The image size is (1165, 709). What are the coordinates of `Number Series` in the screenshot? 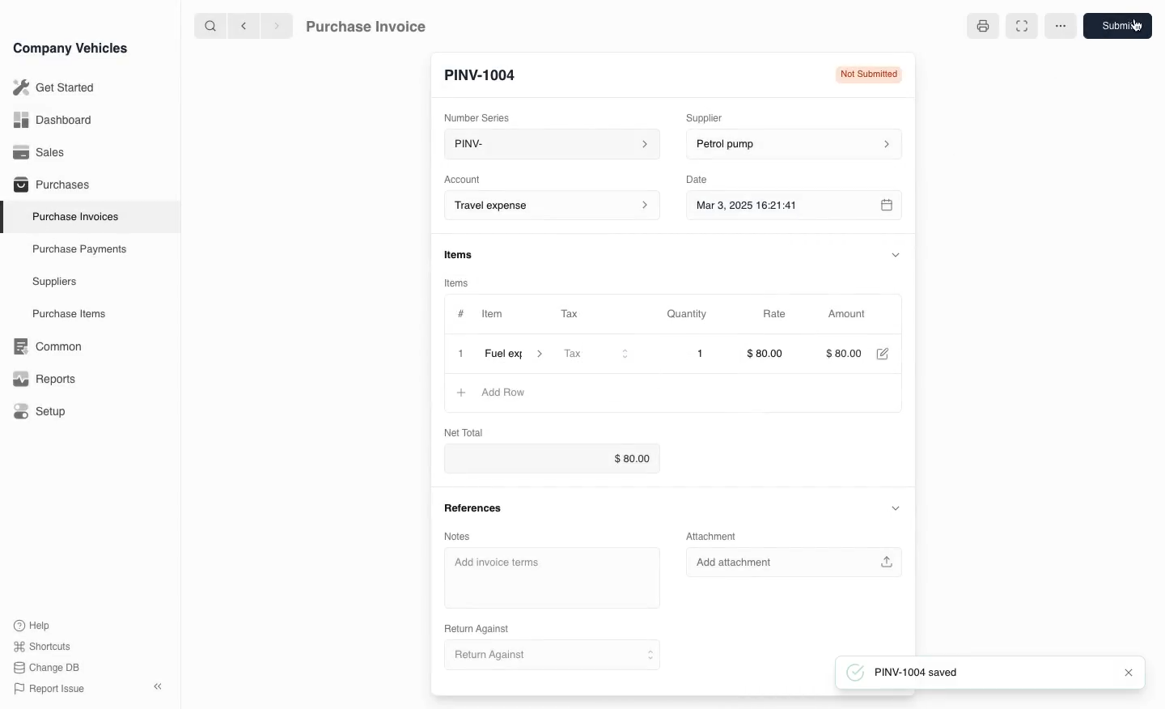 It's located at (482, 116).